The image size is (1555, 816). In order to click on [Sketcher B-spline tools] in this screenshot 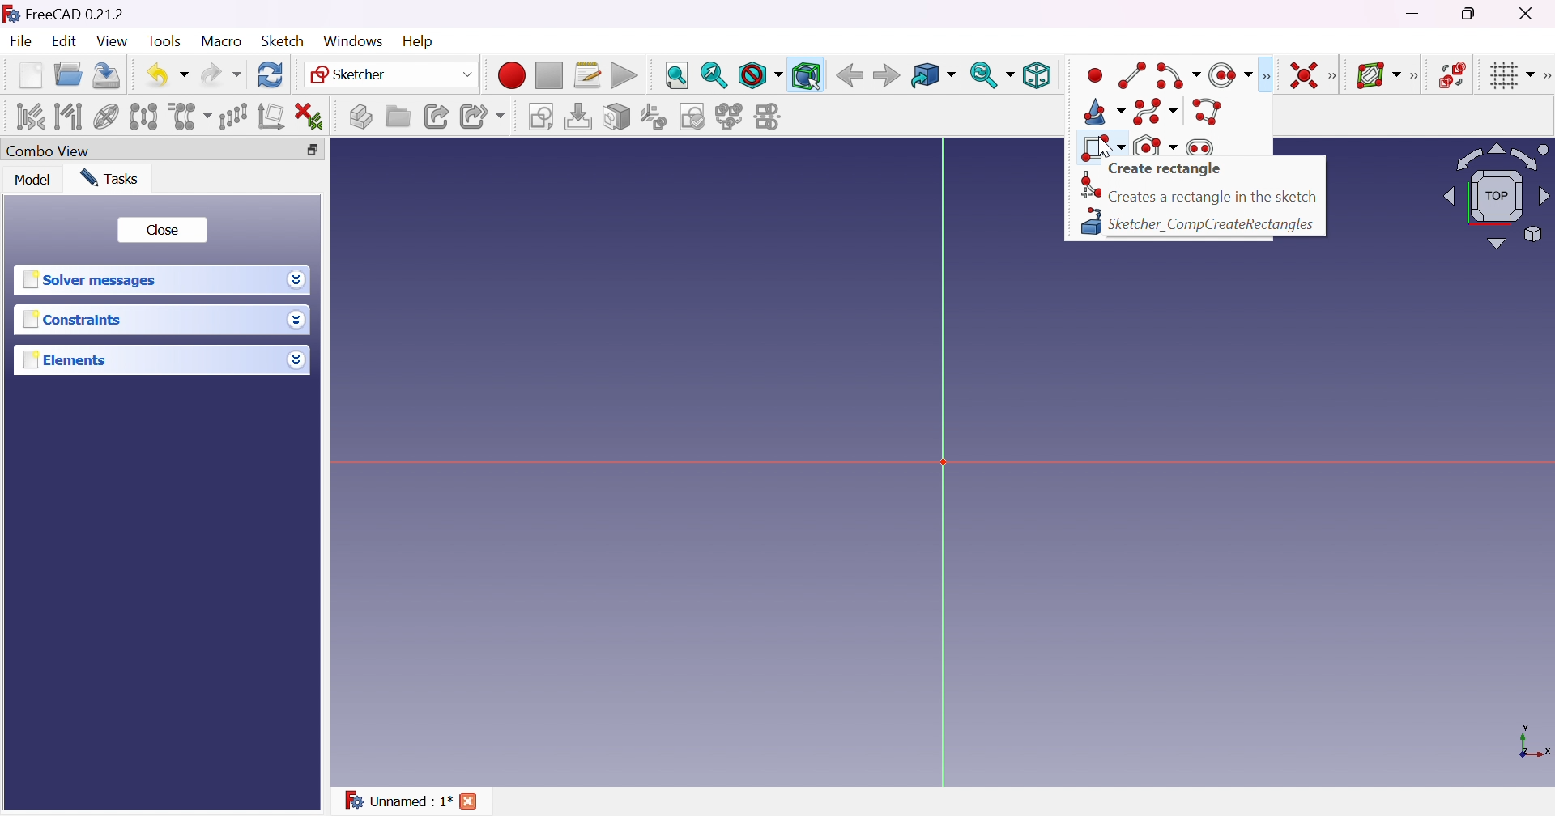, I will do `click(1416, 76)`.